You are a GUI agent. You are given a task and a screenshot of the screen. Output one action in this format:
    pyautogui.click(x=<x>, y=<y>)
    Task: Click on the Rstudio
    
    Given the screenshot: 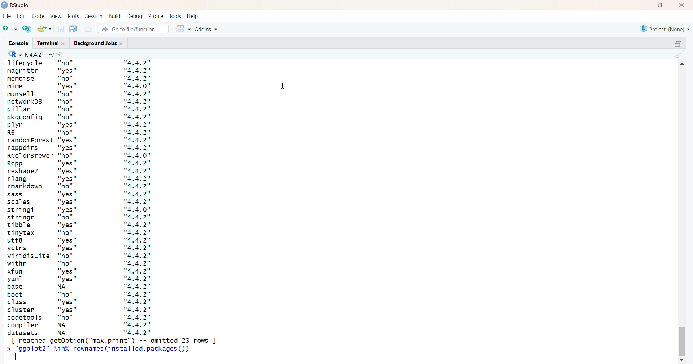 What is the action you would take?
    pyautogui.click(x=16, y=5)
    